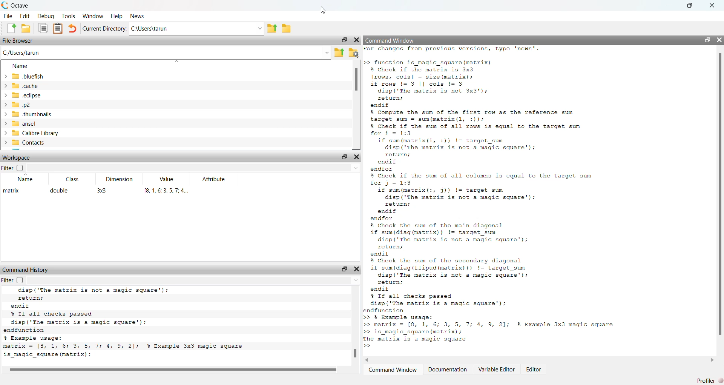 Image resolution: width=724 pixels, height=385 pixels. What do you see at coordinates (490, 287) in the screenshot?
I see `% Check the sum of the main diagonal
if sum(diag(matrix)) != target_sum
disp('The matrix is not a magic square’);
return;
endif
% Check the sum of the secondary diagonal
if sum(diag(flipud(matrix))) != target_sum
disp('The matrix is not a magic square’);
return;
endif
$ If all checks passed
disp('The matrix is a magic square’);
endfunction
>> § Example usage:
>> matrix = [8, 1, 6; 3, 5, 7; 4, 9, 2]; 3 Example 3x3 magic square
>> is_magic_square (matrix);
the matrix is a magic square
>>` at bounding box center [490, 287].